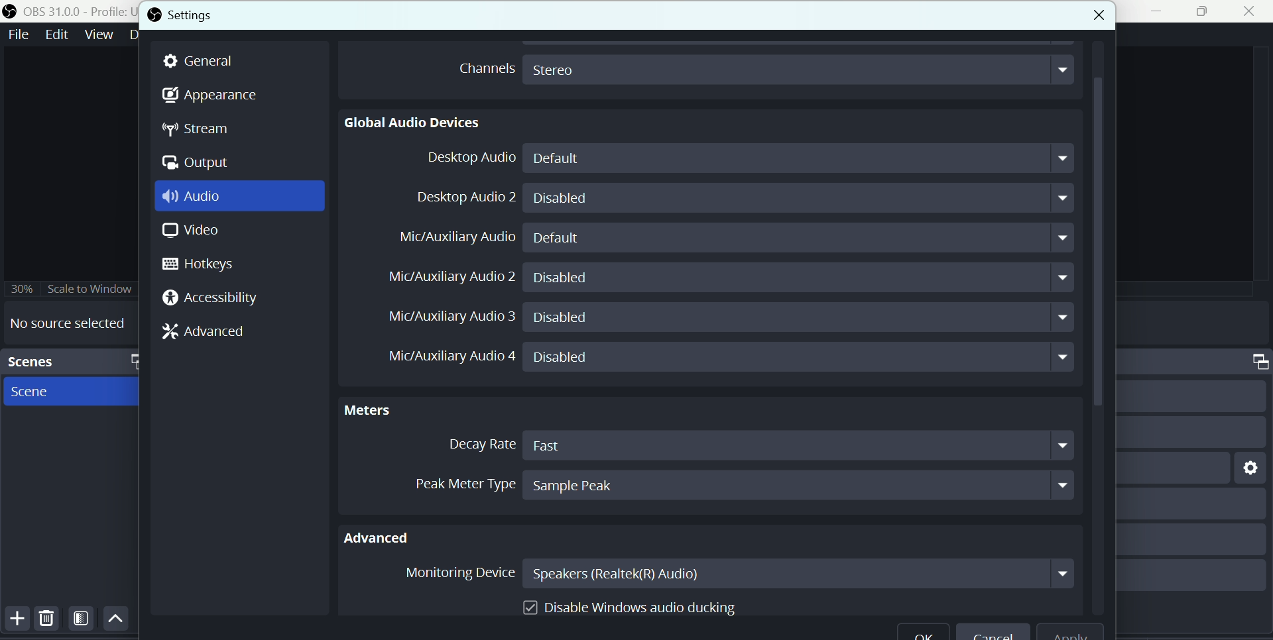  I want to click on Accessibility, so click(214, 299).